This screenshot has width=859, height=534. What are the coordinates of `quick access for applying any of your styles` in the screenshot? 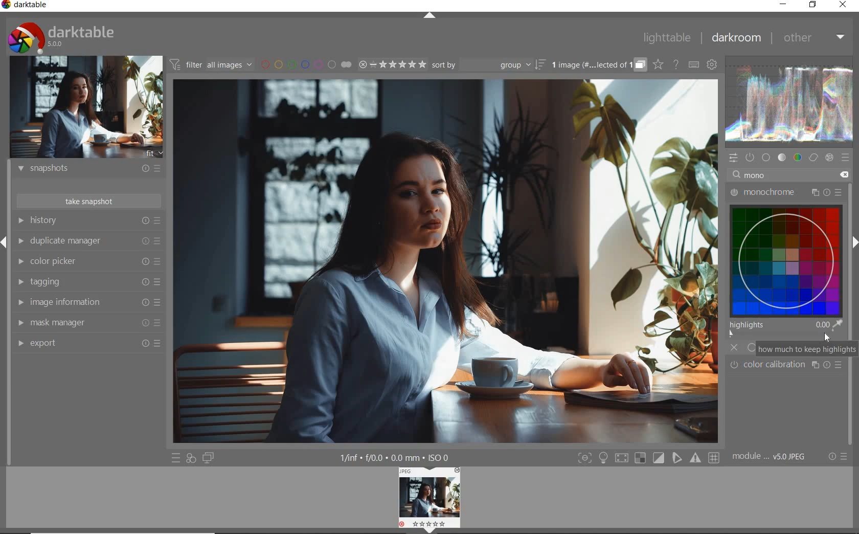 It's located at (191, 458).